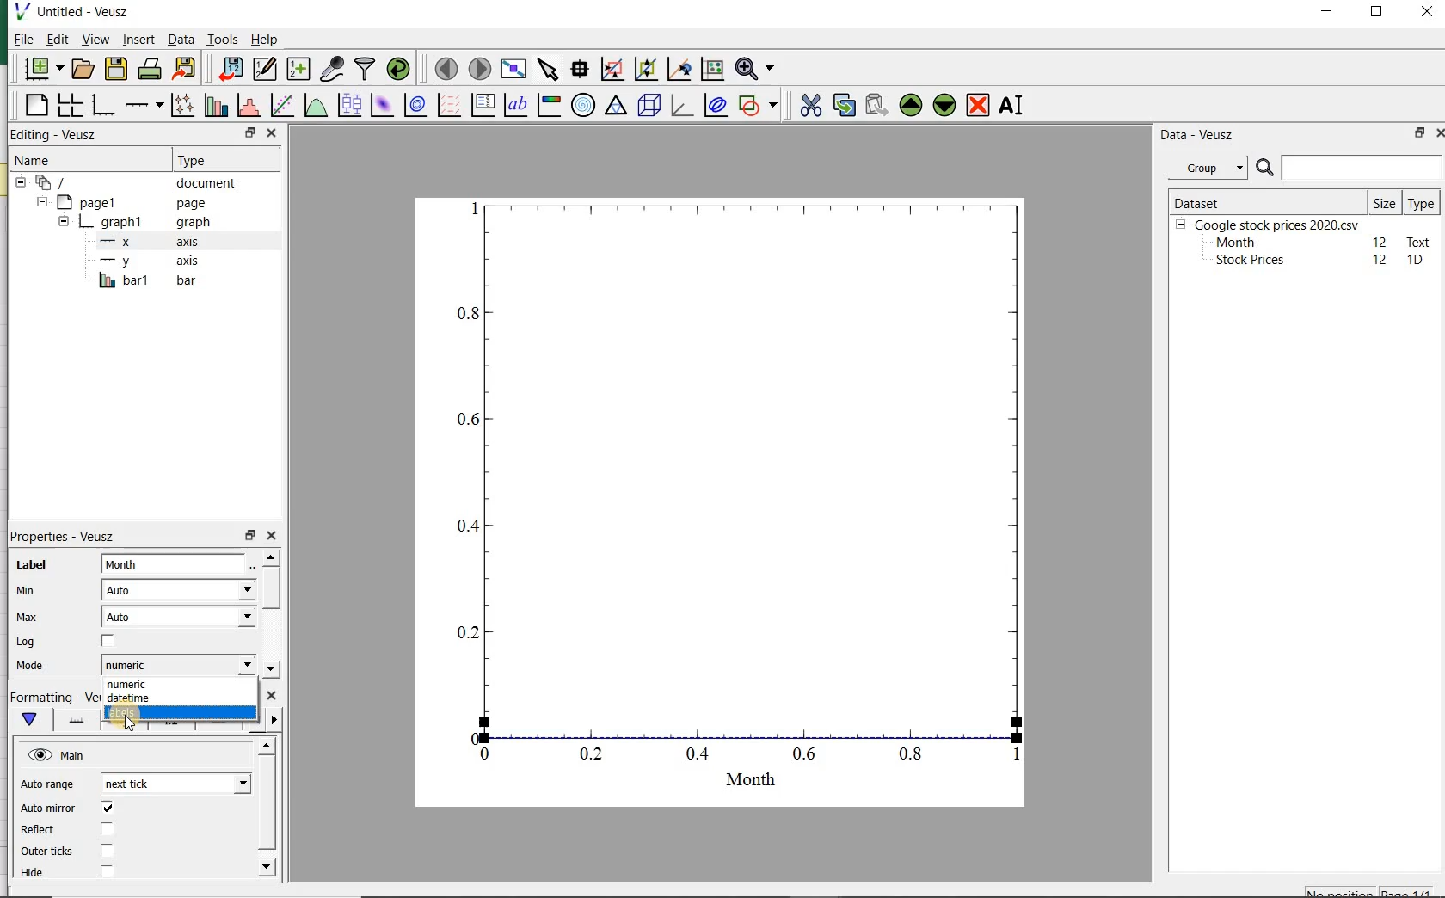 This screenshot has height=898, width=1445. I want to click on open a document, so click(84, 68).